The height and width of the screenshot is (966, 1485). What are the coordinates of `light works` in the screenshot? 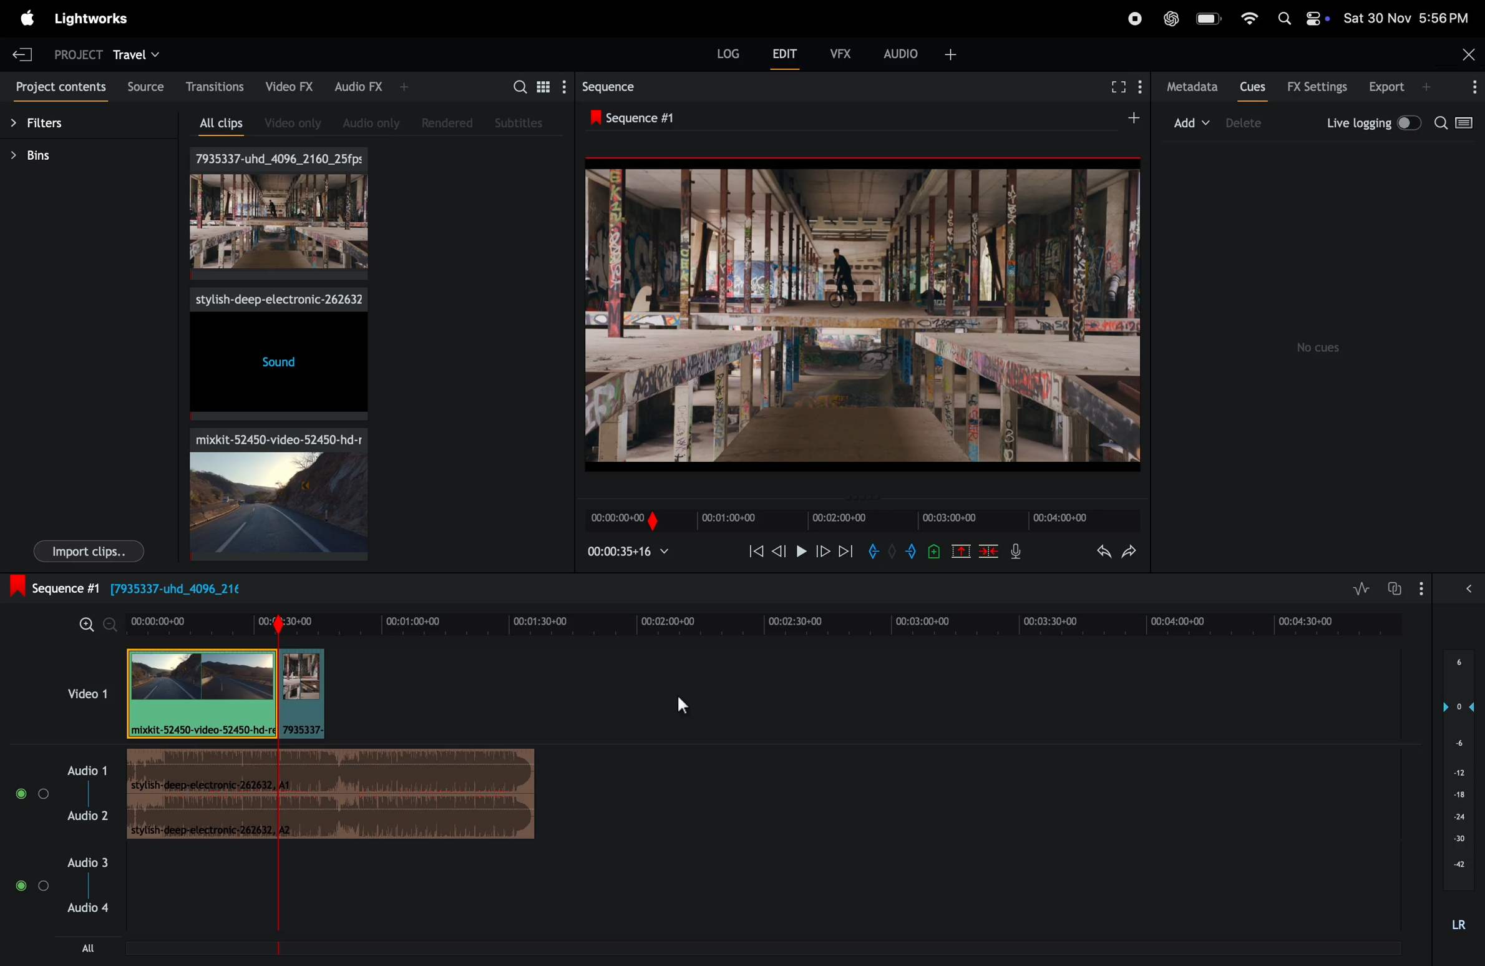 It's located at (95, 19).